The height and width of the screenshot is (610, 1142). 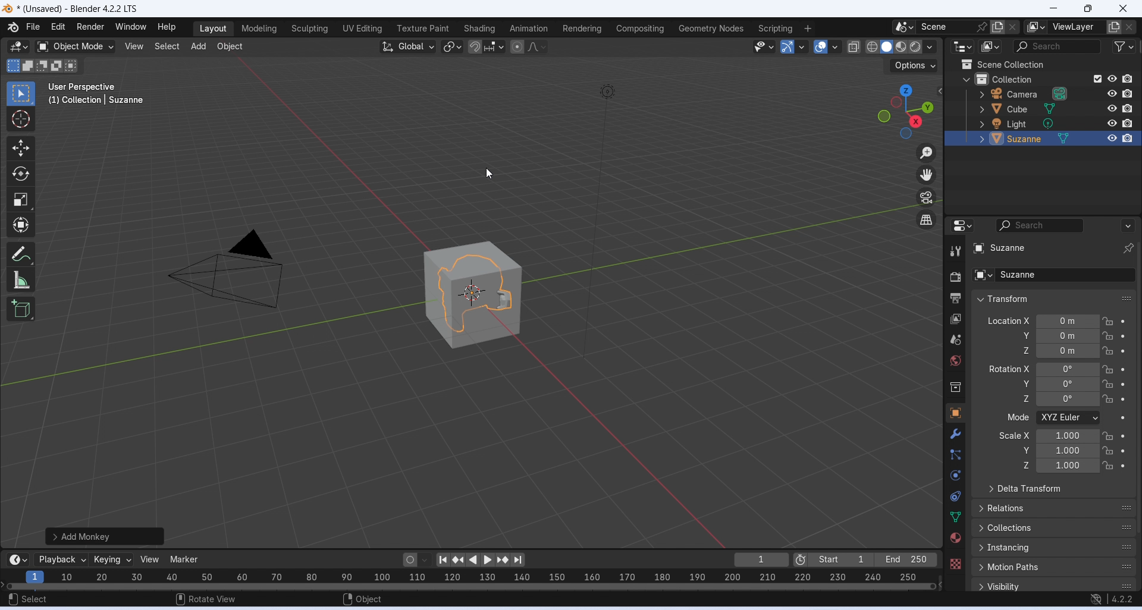 What do you see at coordinates (905, 559) in the screenshot?
I see `End 250` at bounding box center [905, 559].